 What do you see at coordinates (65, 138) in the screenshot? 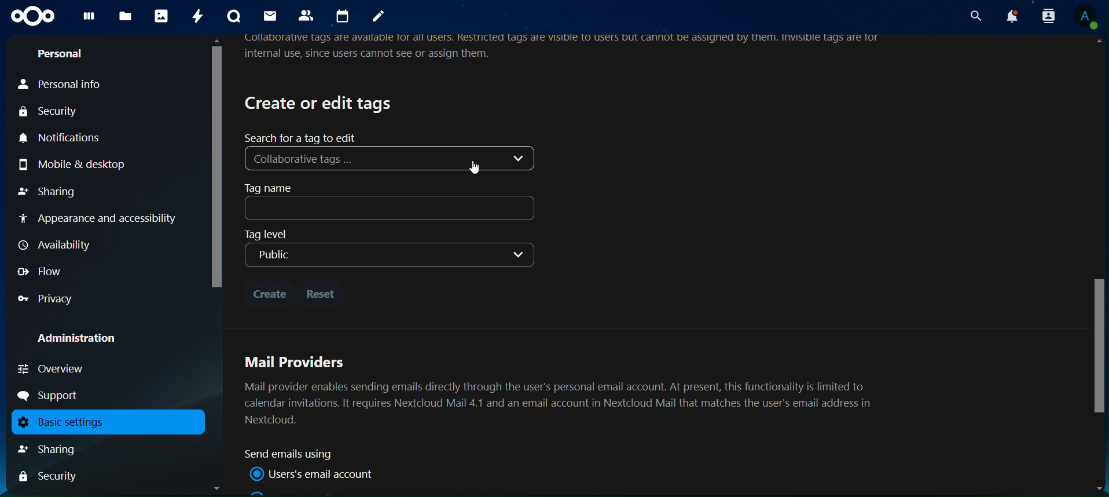
I see `notifications` at bounding box center [65, 138].